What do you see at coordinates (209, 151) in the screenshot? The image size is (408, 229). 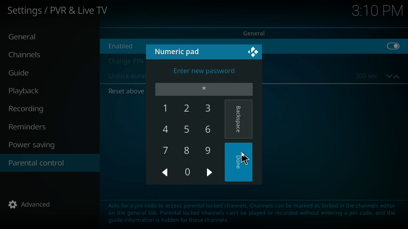 I see `9` at bounding box center [209, 151].